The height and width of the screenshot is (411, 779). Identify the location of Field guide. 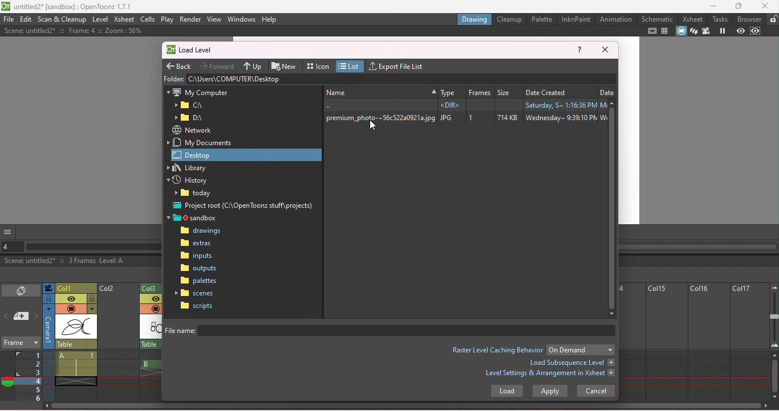
(667, 31).